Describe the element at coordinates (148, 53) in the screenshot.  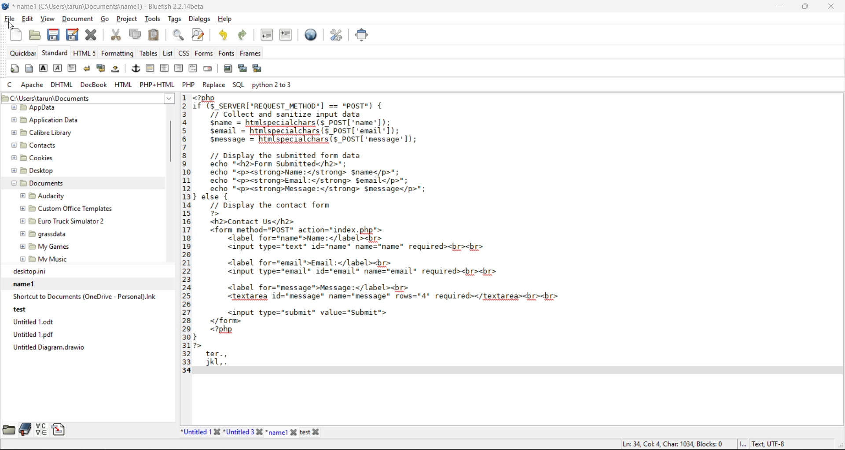
I see `tables` at that location.